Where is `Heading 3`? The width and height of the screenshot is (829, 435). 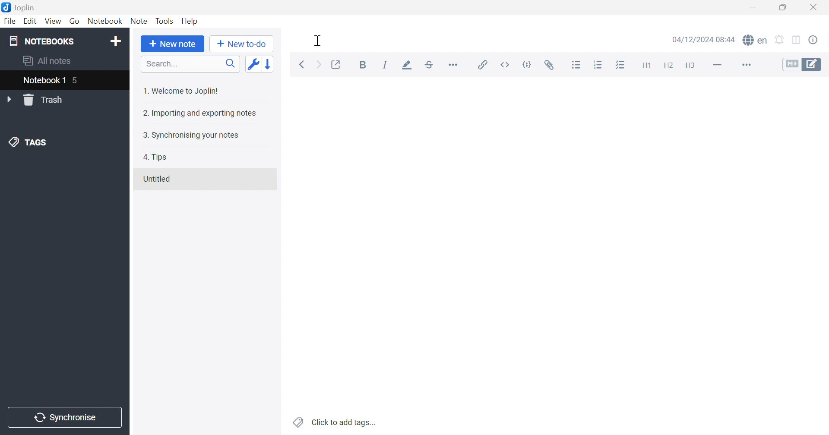
Heading 3 is located at coordinates (690, 64).